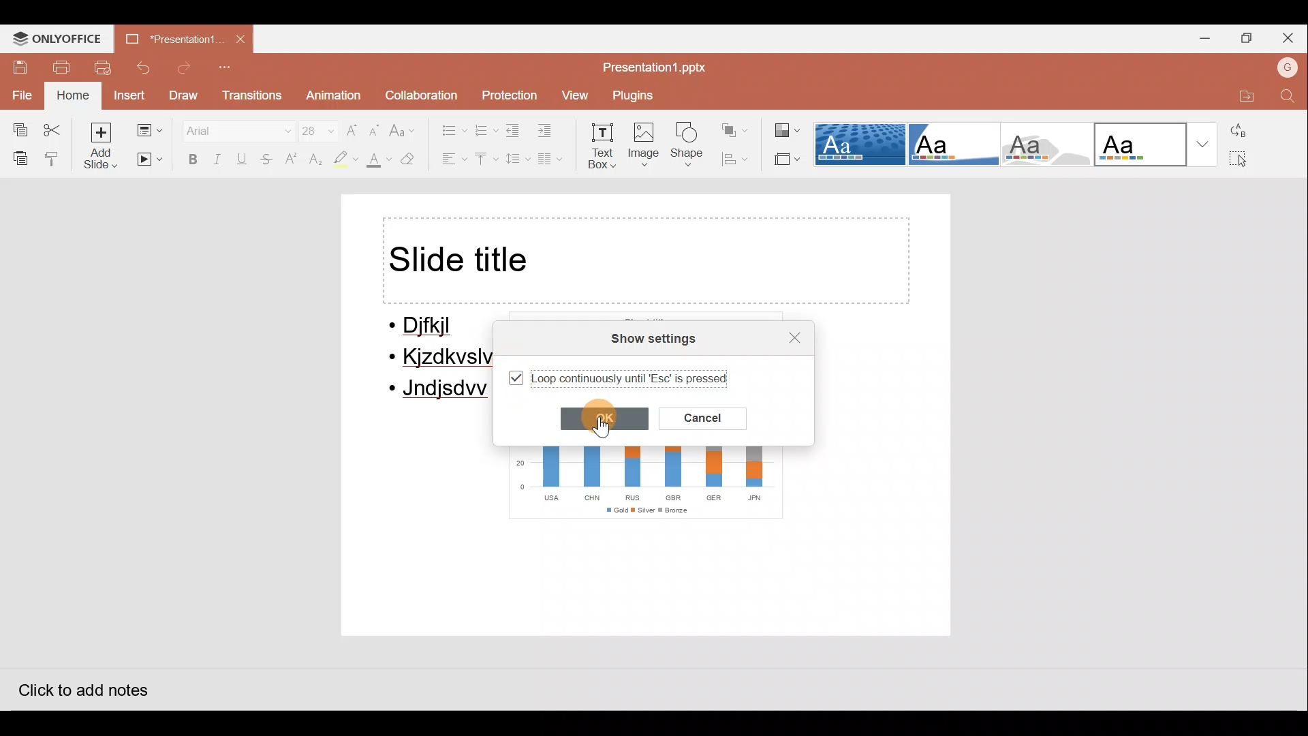 The image size is (1308, 736). Describe the element at coordinates (346, 159) in the screenshot. I see `Highlight colour` at that location.